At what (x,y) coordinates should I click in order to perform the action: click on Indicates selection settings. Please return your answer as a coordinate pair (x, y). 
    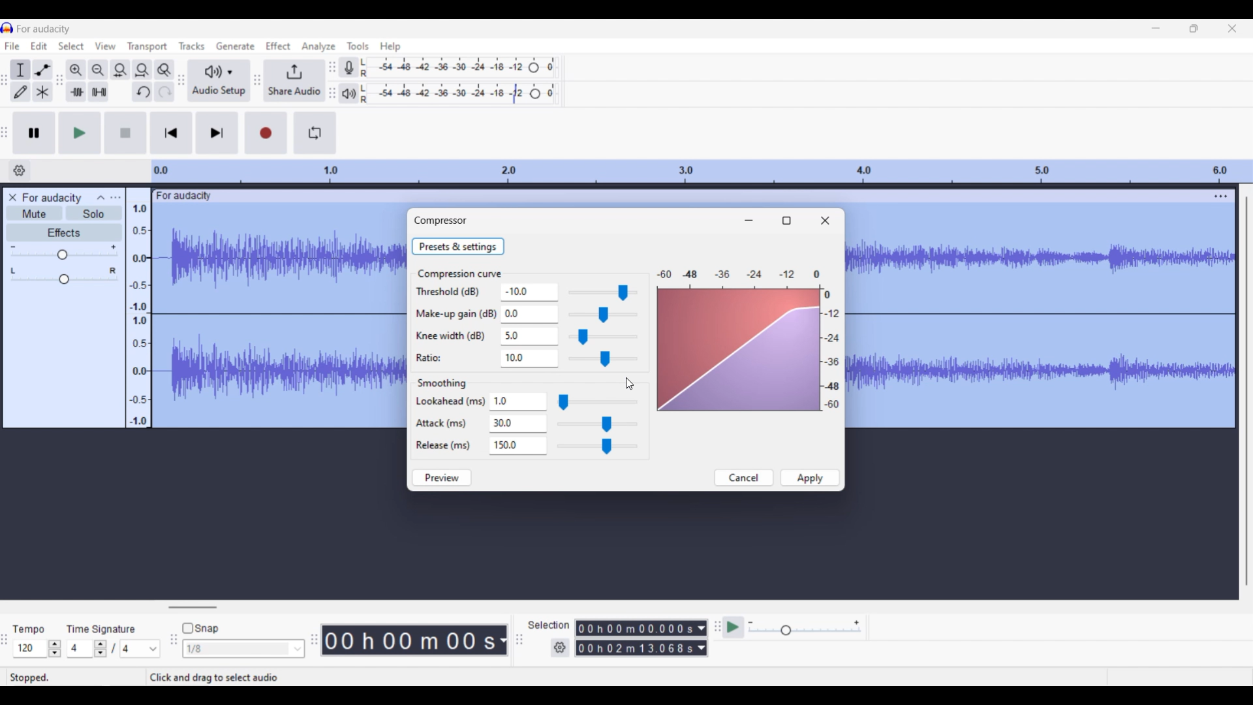
    Looking at the image, I should click on (548, 624).